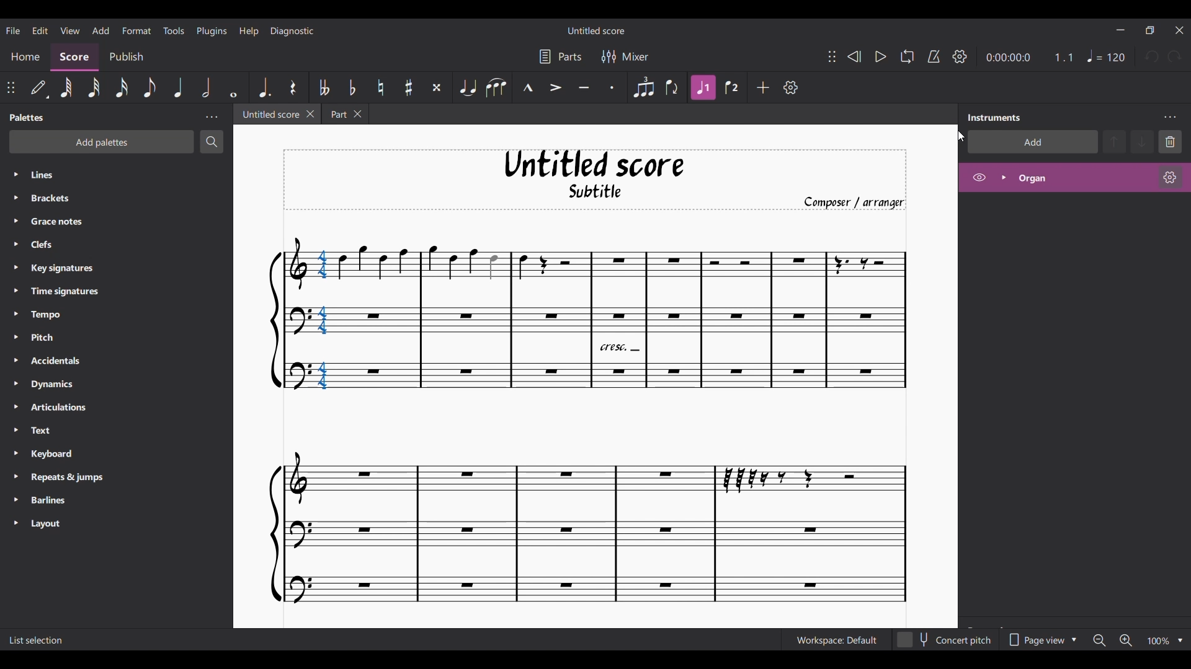  What do you see at coordinates (979, 177) in the screenshot?
I see `Hide organ` at bounding box center [979, 177].